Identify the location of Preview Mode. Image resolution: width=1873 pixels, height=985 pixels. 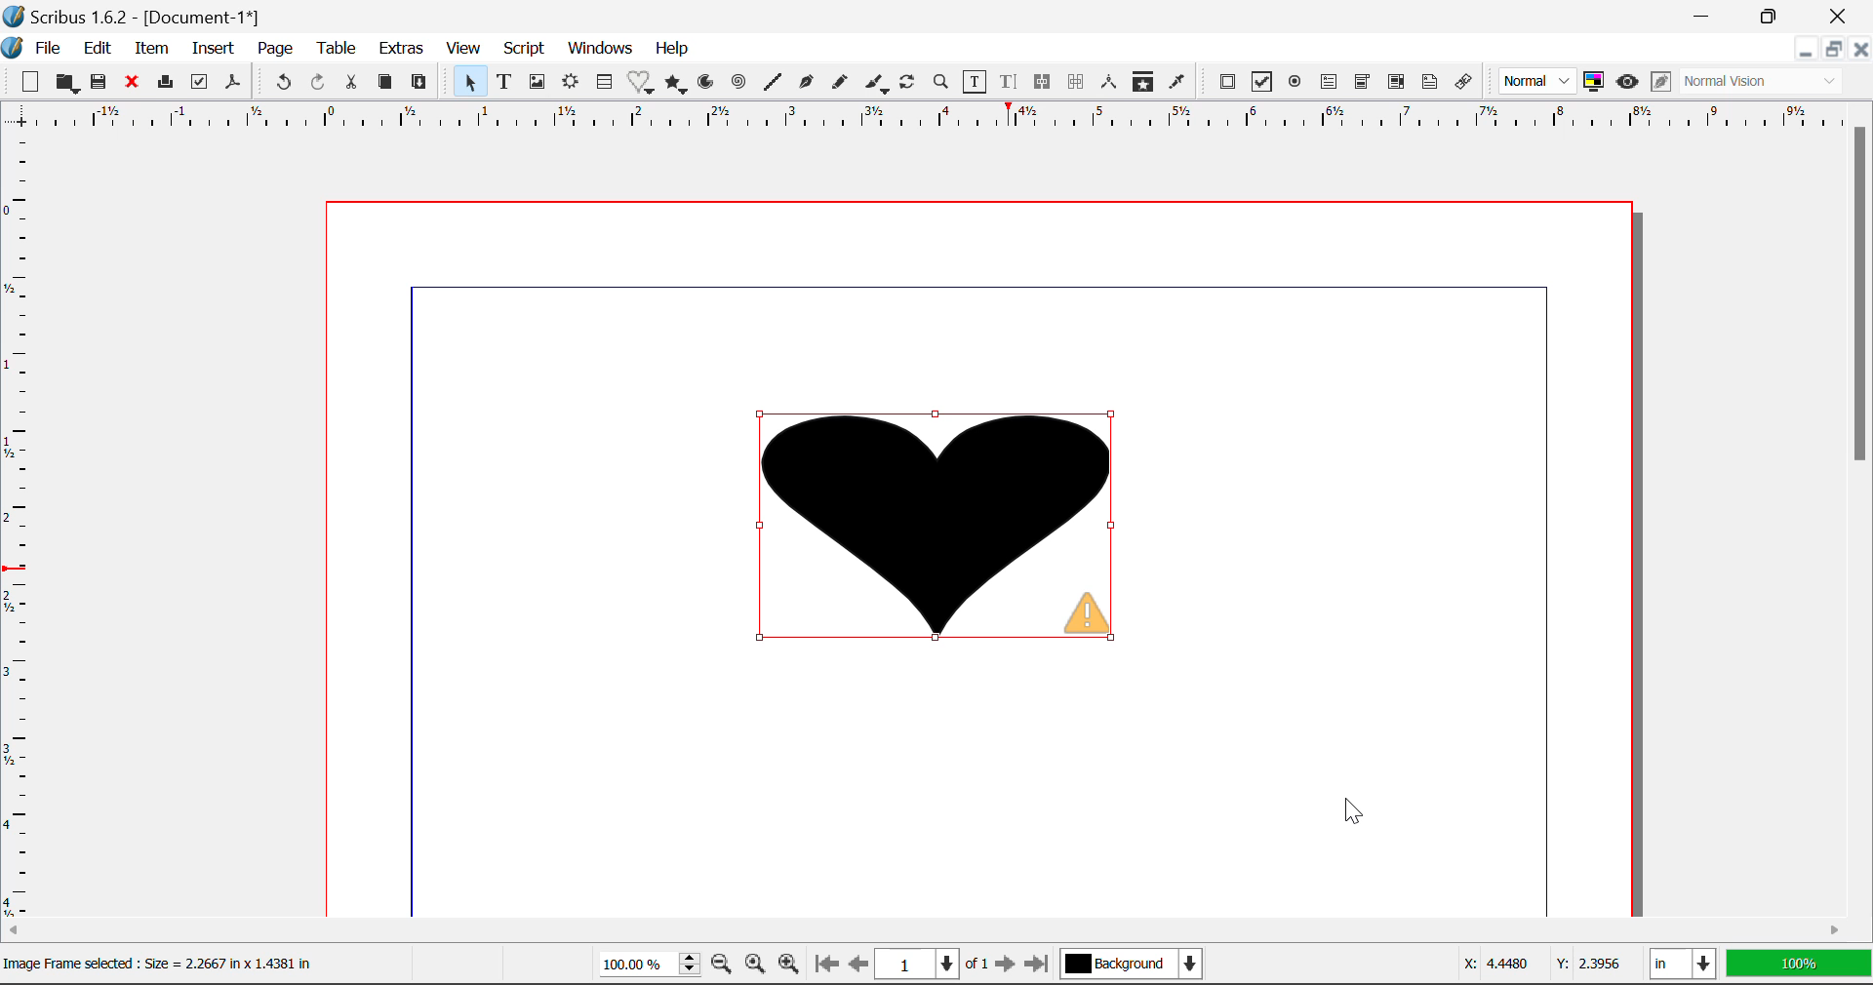
(1628, 84).